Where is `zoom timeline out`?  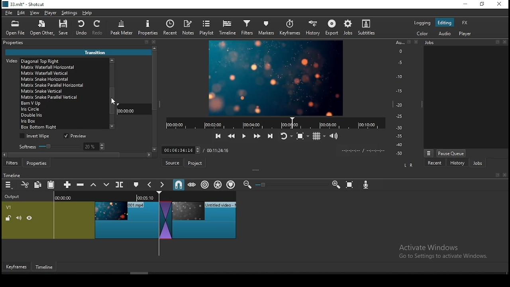
zoom timeline out is located at coordinates (246, 185).